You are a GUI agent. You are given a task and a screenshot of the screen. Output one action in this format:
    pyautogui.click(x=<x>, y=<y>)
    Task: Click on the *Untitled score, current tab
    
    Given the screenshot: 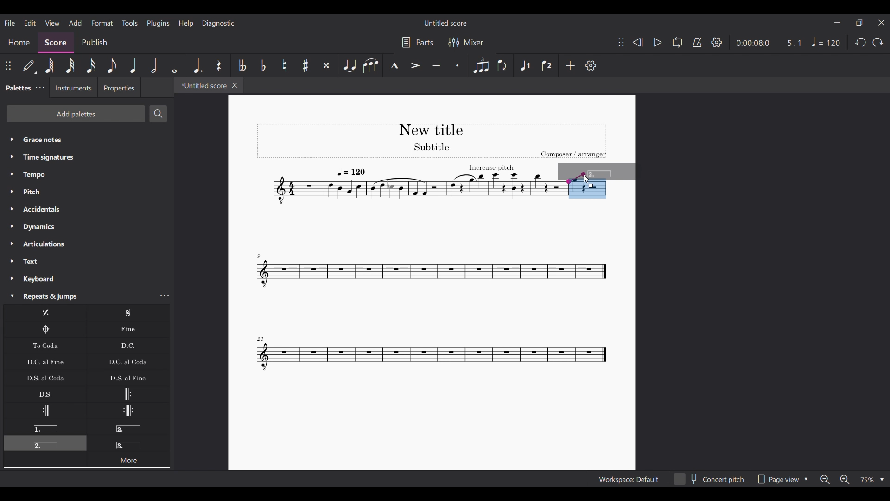 What is the action you would take?
    pyautogui.click(x=202, y=85)
    